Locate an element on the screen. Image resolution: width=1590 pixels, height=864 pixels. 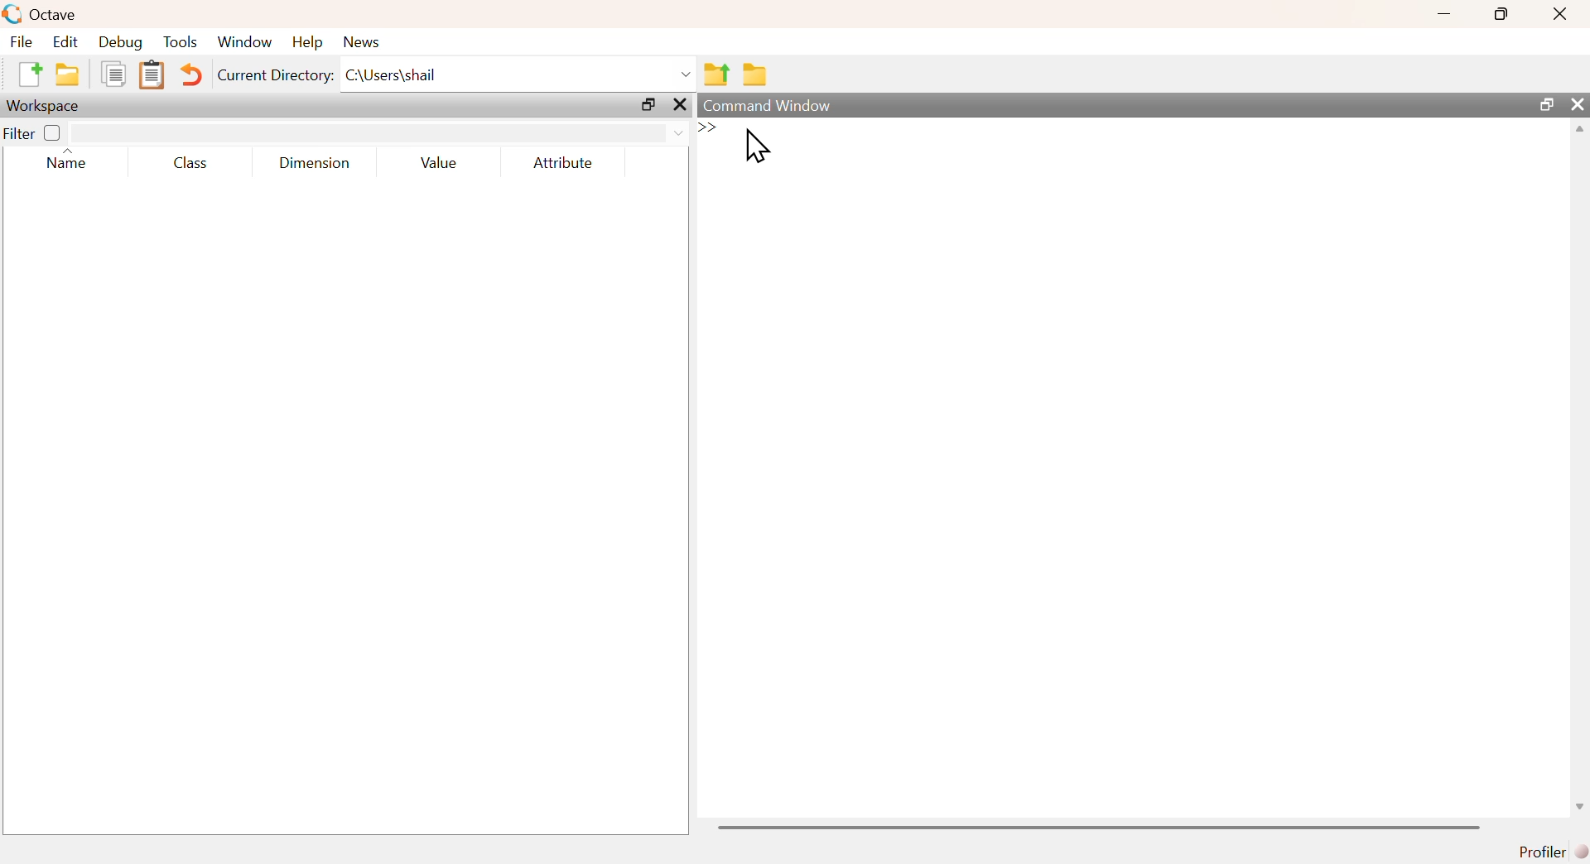
filter is located at coordinates (379, 133).